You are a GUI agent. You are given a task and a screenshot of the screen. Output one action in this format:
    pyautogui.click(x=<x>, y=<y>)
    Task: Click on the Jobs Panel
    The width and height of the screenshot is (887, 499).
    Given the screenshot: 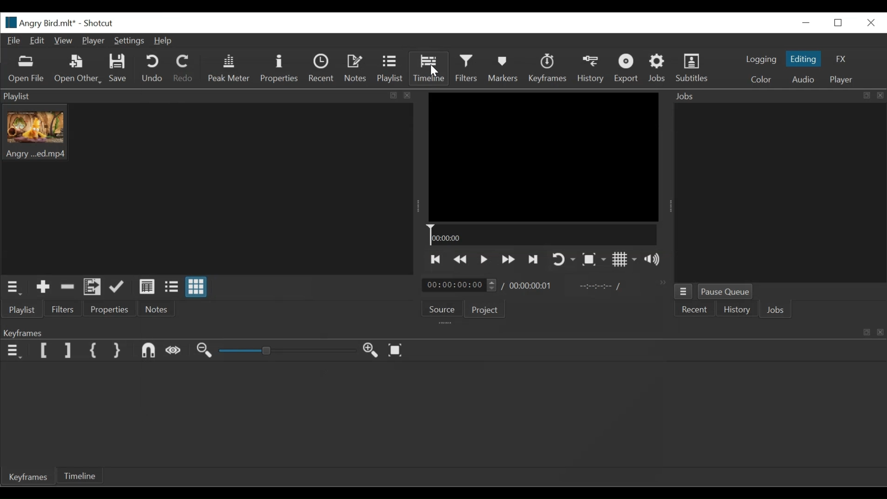 What is the action you would take?
    pyautogui.click(x=779, y=193)
    